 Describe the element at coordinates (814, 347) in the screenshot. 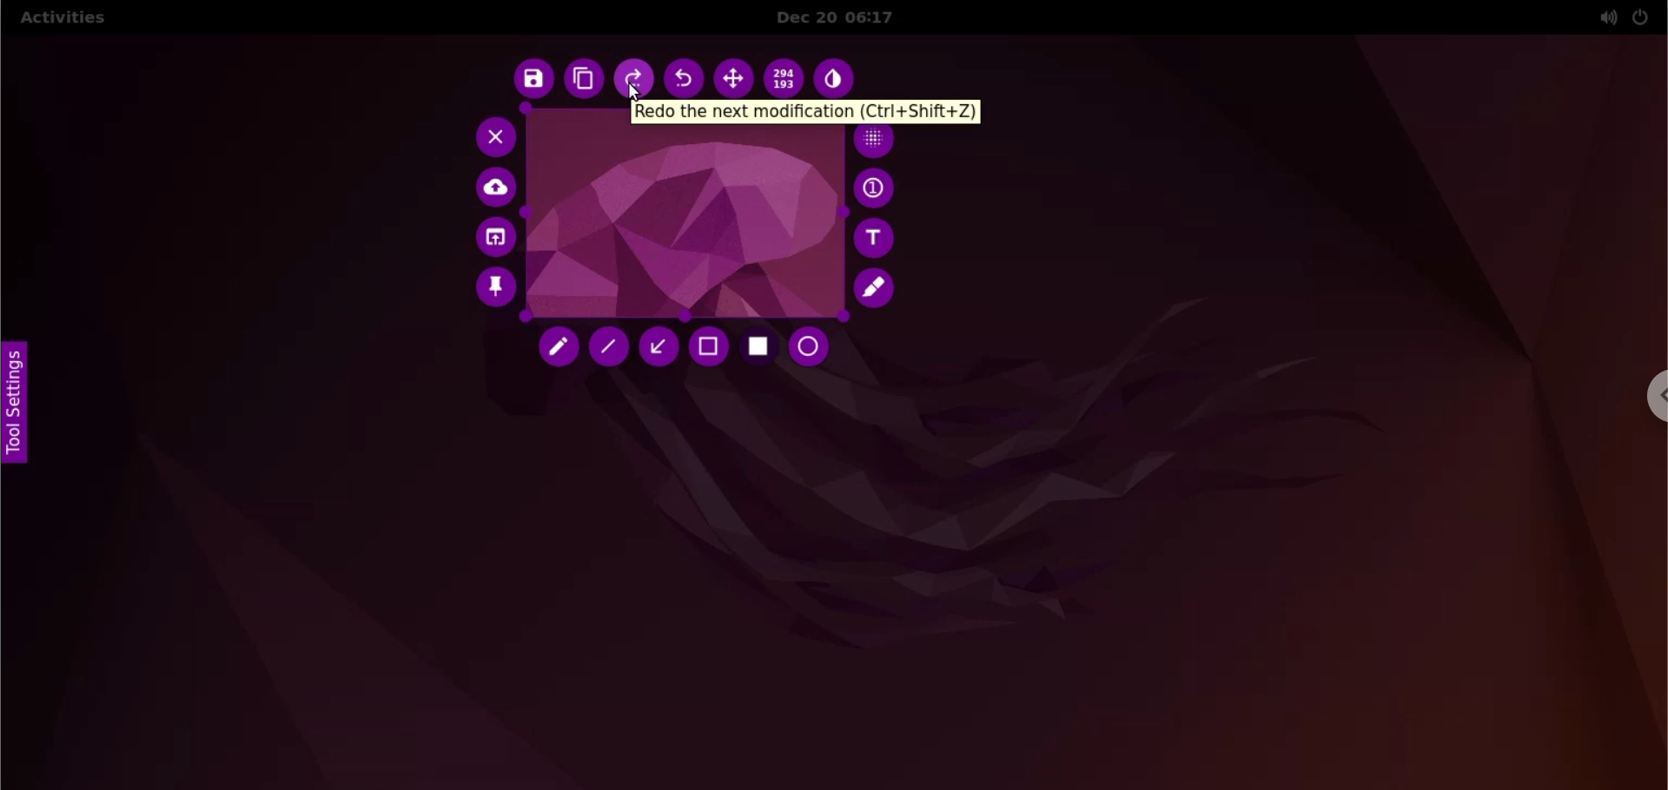

I see `circle tool` at that location.